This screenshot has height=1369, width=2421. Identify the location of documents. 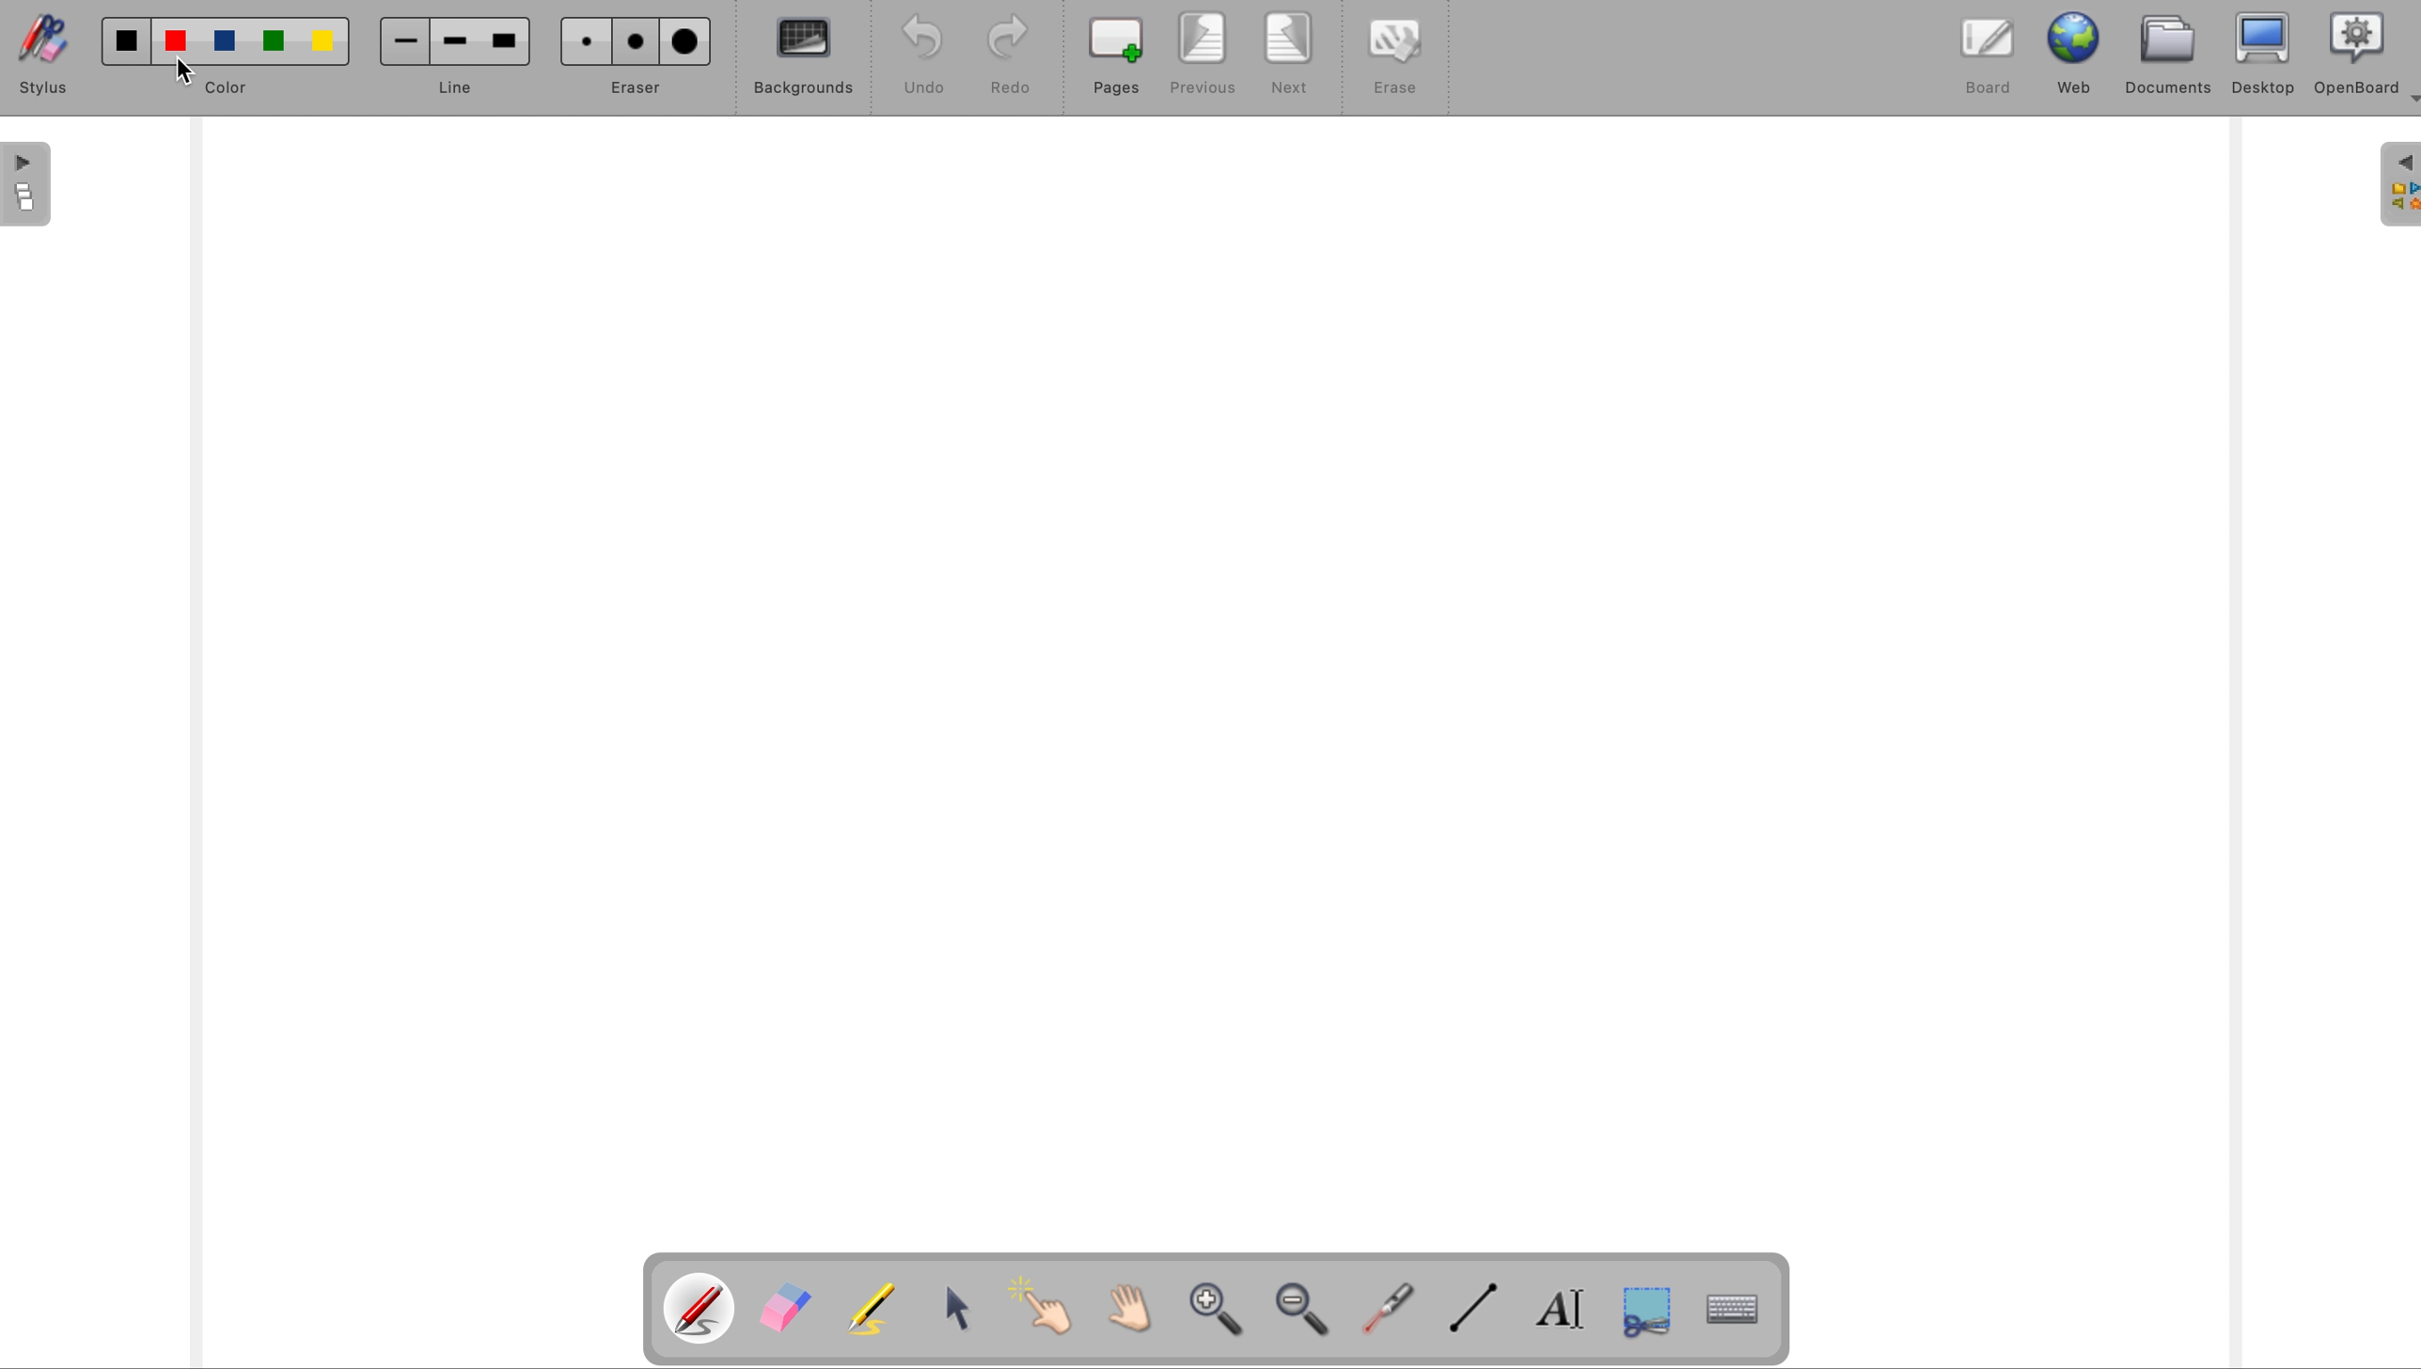
(2173, 55).